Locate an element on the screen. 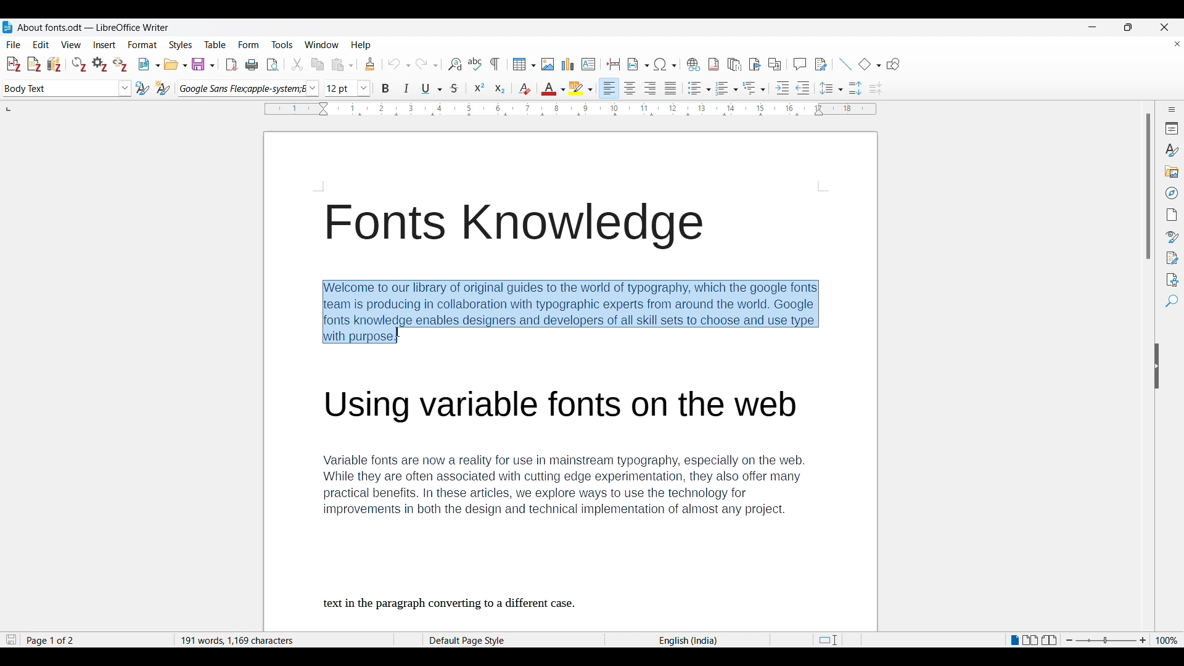  Page 1 of 2 is located at coordinates (51, 638).